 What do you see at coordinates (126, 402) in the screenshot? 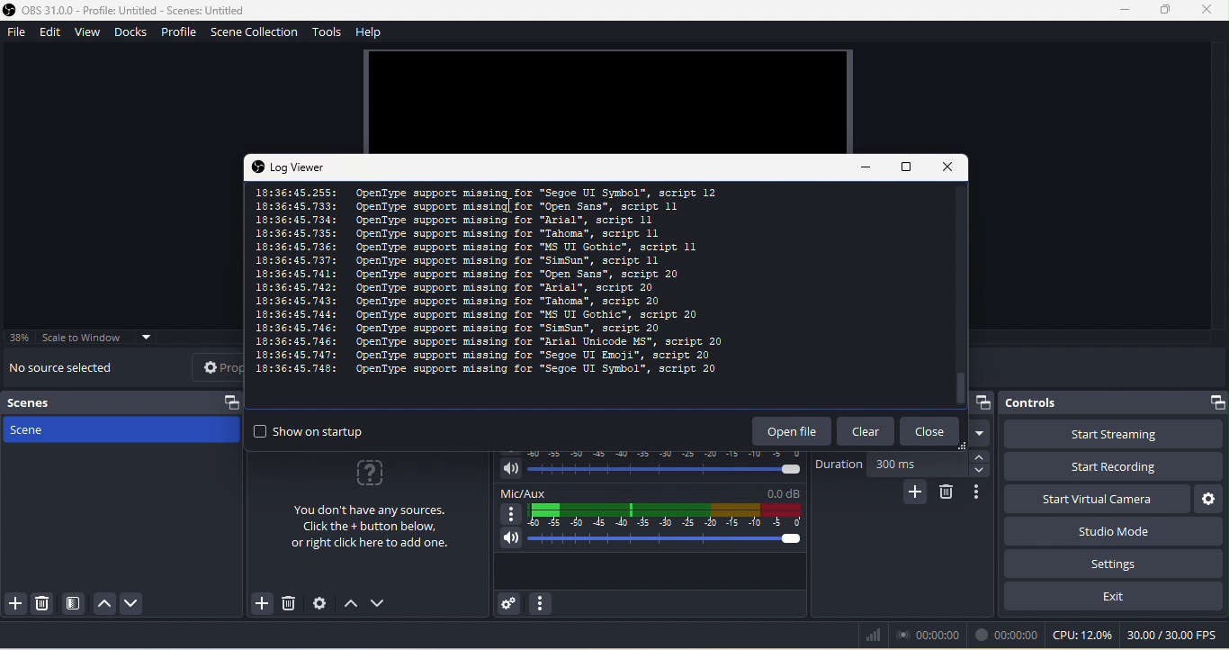
I see `scenes` at bounding box center [126, 402].